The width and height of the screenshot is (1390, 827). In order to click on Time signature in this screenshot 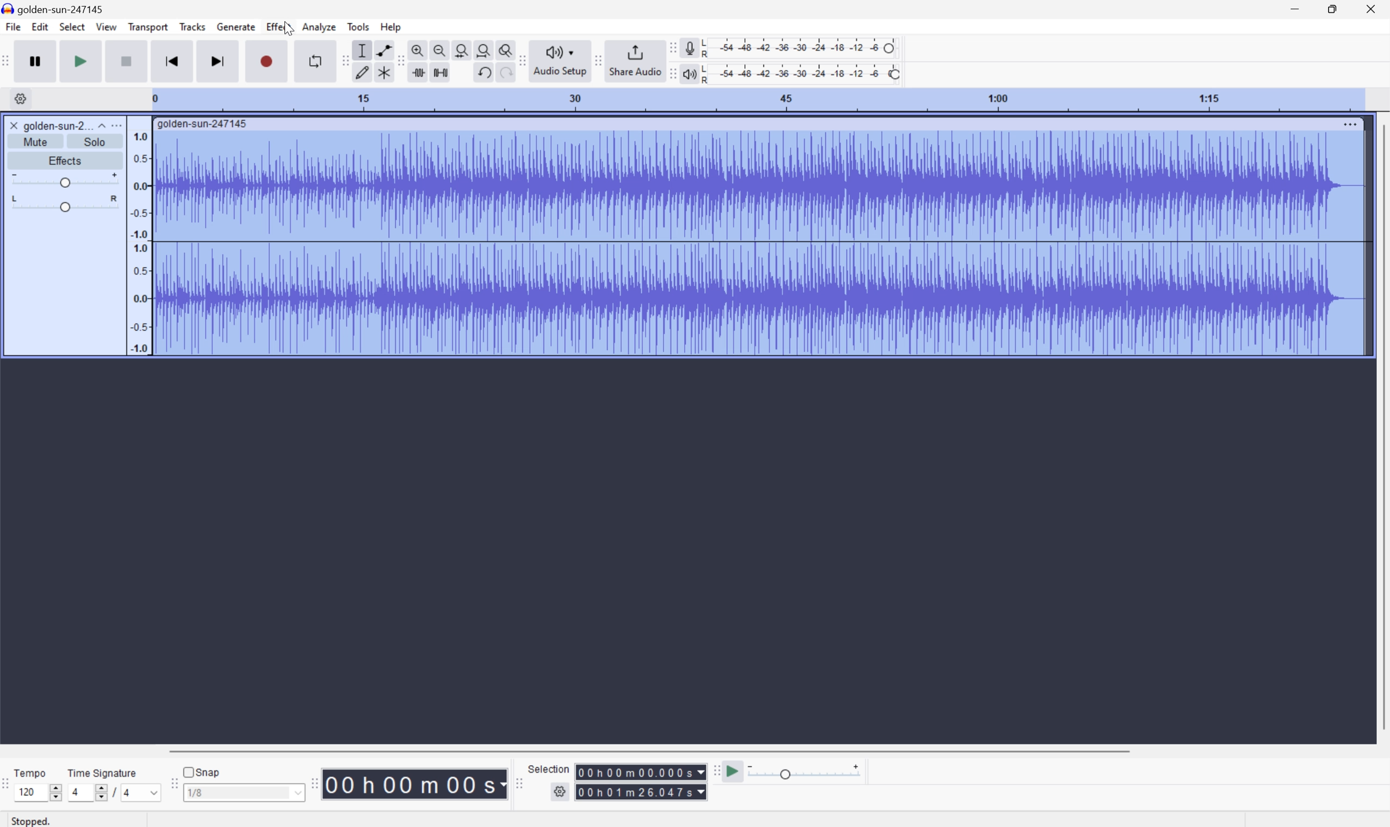, I will do `click(101, 772)`.